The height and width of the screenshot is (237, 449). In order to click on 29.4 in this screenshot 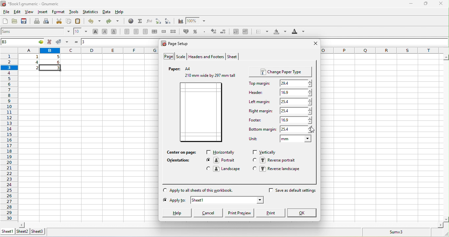, I will do `click(297, 83)`.